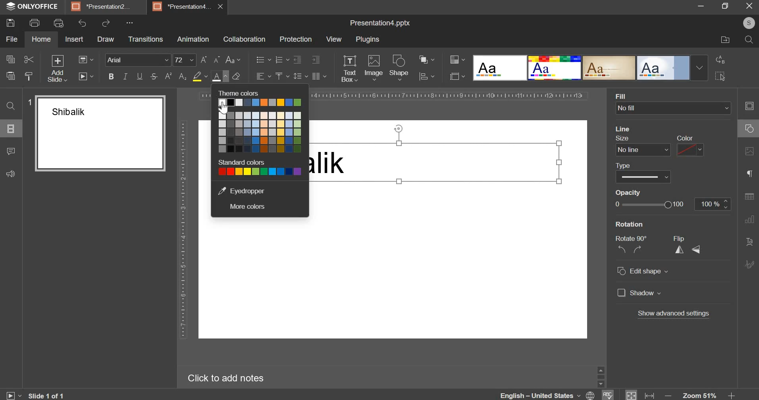 This screenshot has height=400, width=759. Describe the element at coordinates (748, 107) in the screenshot. I see `slide` at that location.